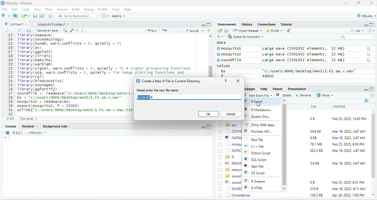 The height and width of the screenshot is (200, 377). What do you see at coordinates (349, 196) in the screenshot?
I see `Apr 26, 2022, 1:00 PM` at bounding box center [349, 196].